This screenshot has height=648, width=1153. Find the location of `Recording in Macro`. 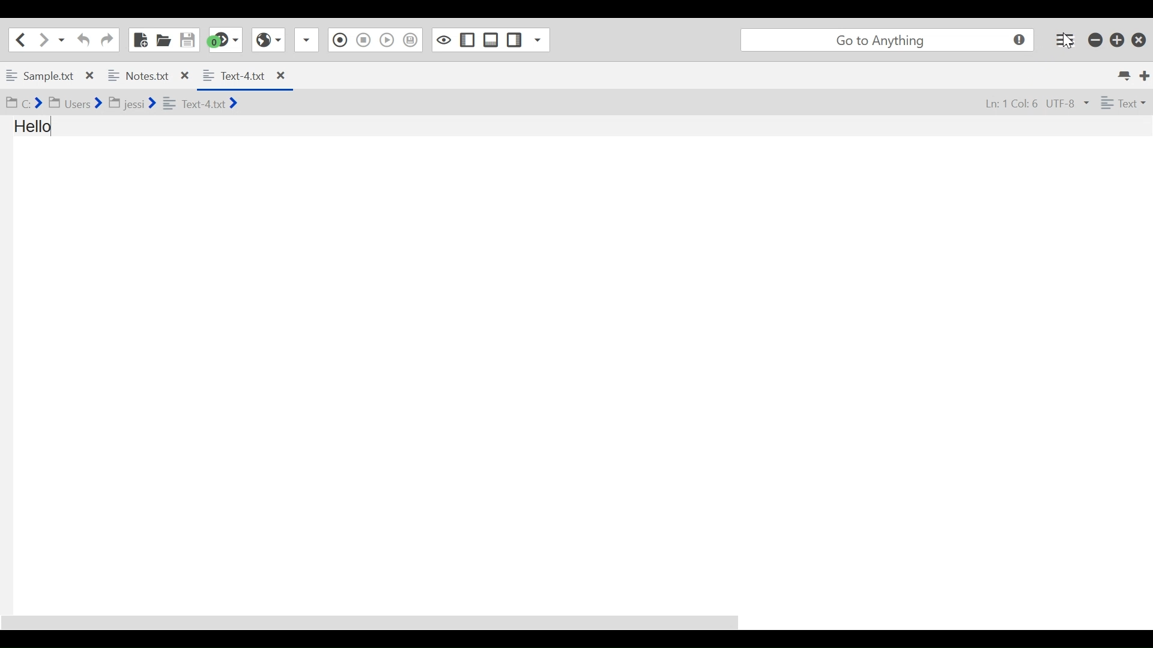

Recording in Macro is located at coordinates (340, 40).